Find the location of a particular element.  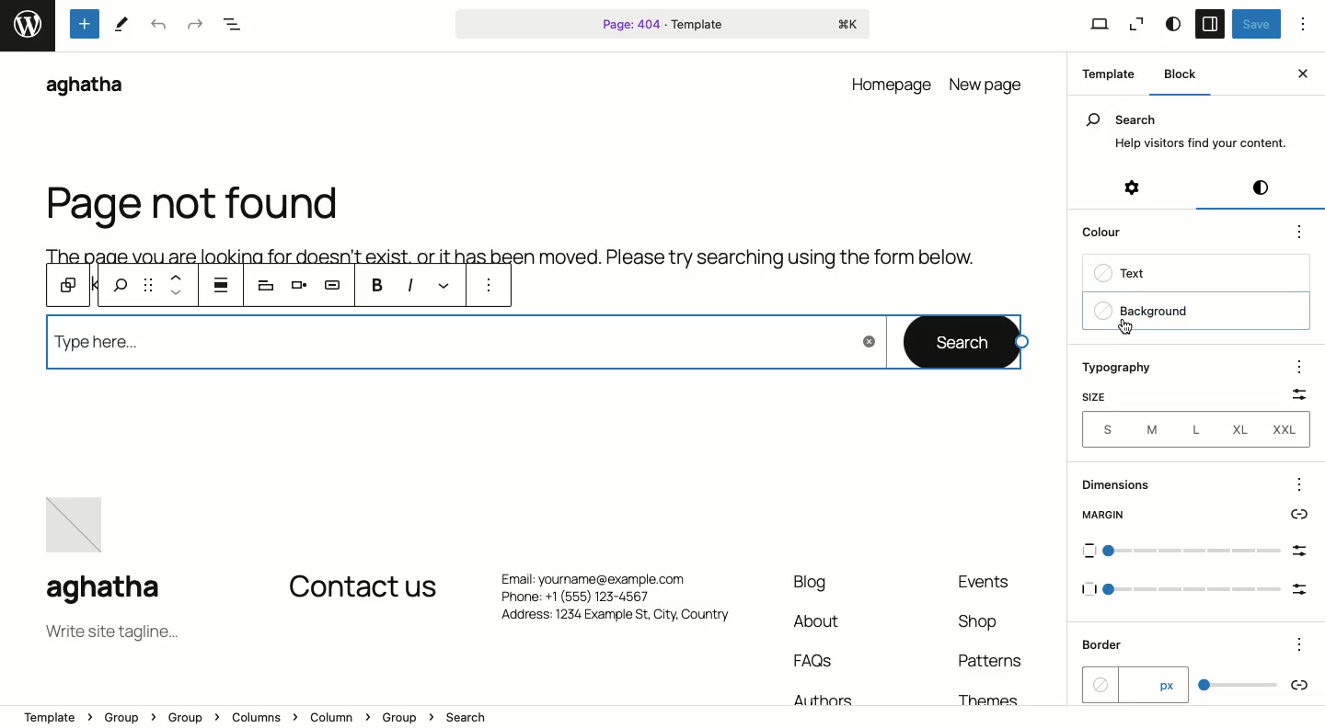

Scale is located at coordinates (1293, 395).